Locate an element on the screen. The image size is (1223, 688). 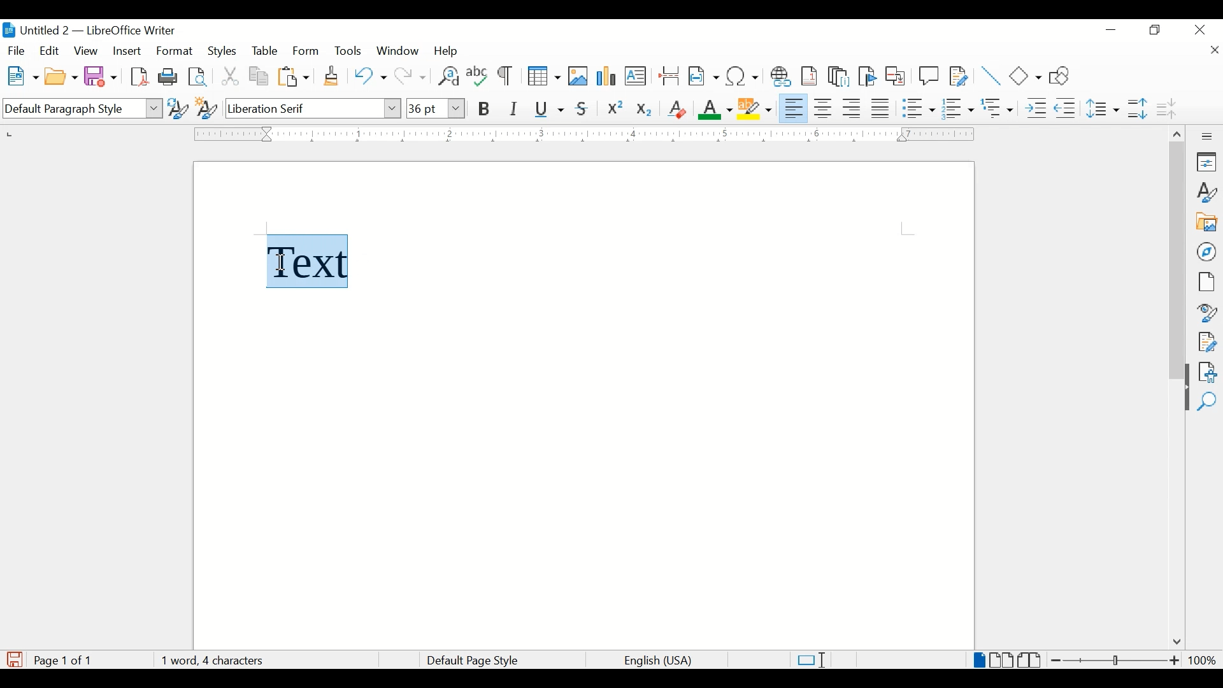
align left is located at coordinates (794, 107).